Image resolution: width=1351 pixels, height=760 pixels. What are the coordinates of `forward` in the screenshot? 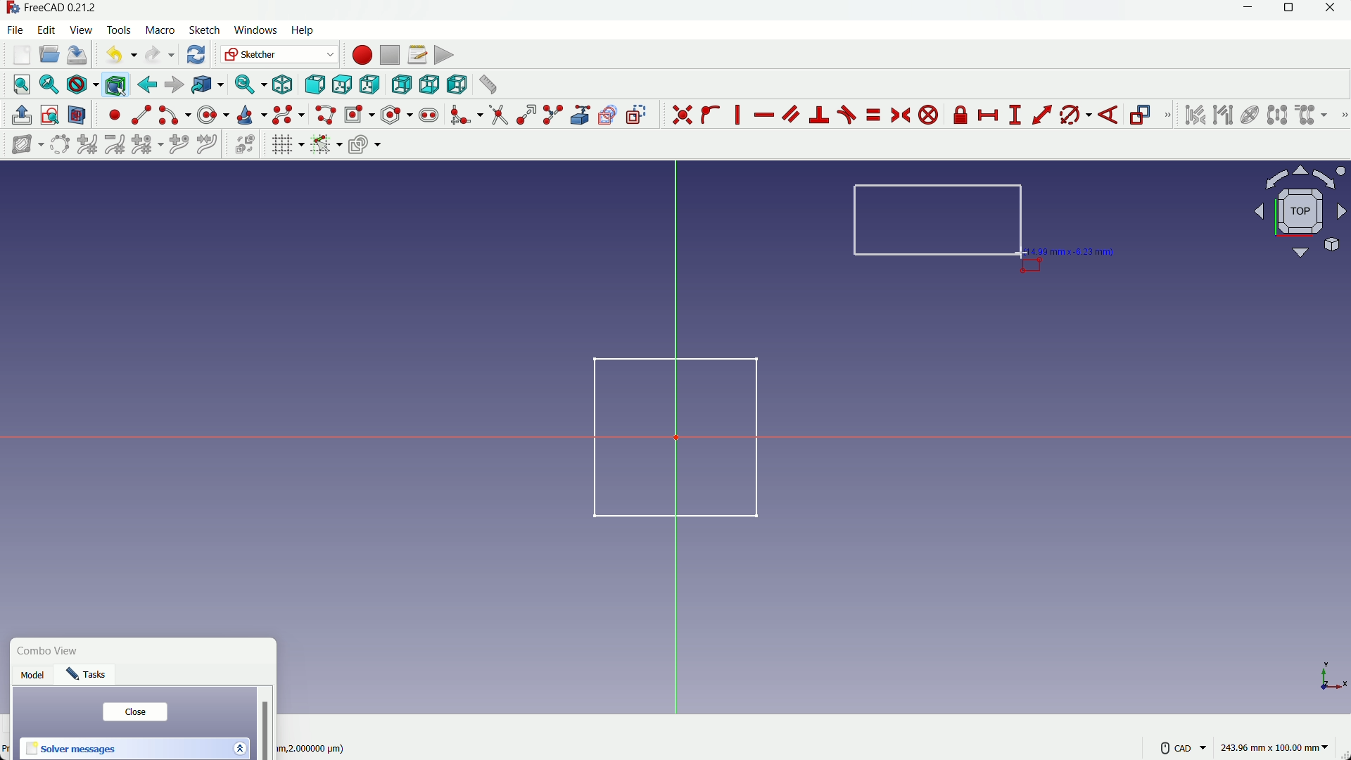 It's located at (174, 85).